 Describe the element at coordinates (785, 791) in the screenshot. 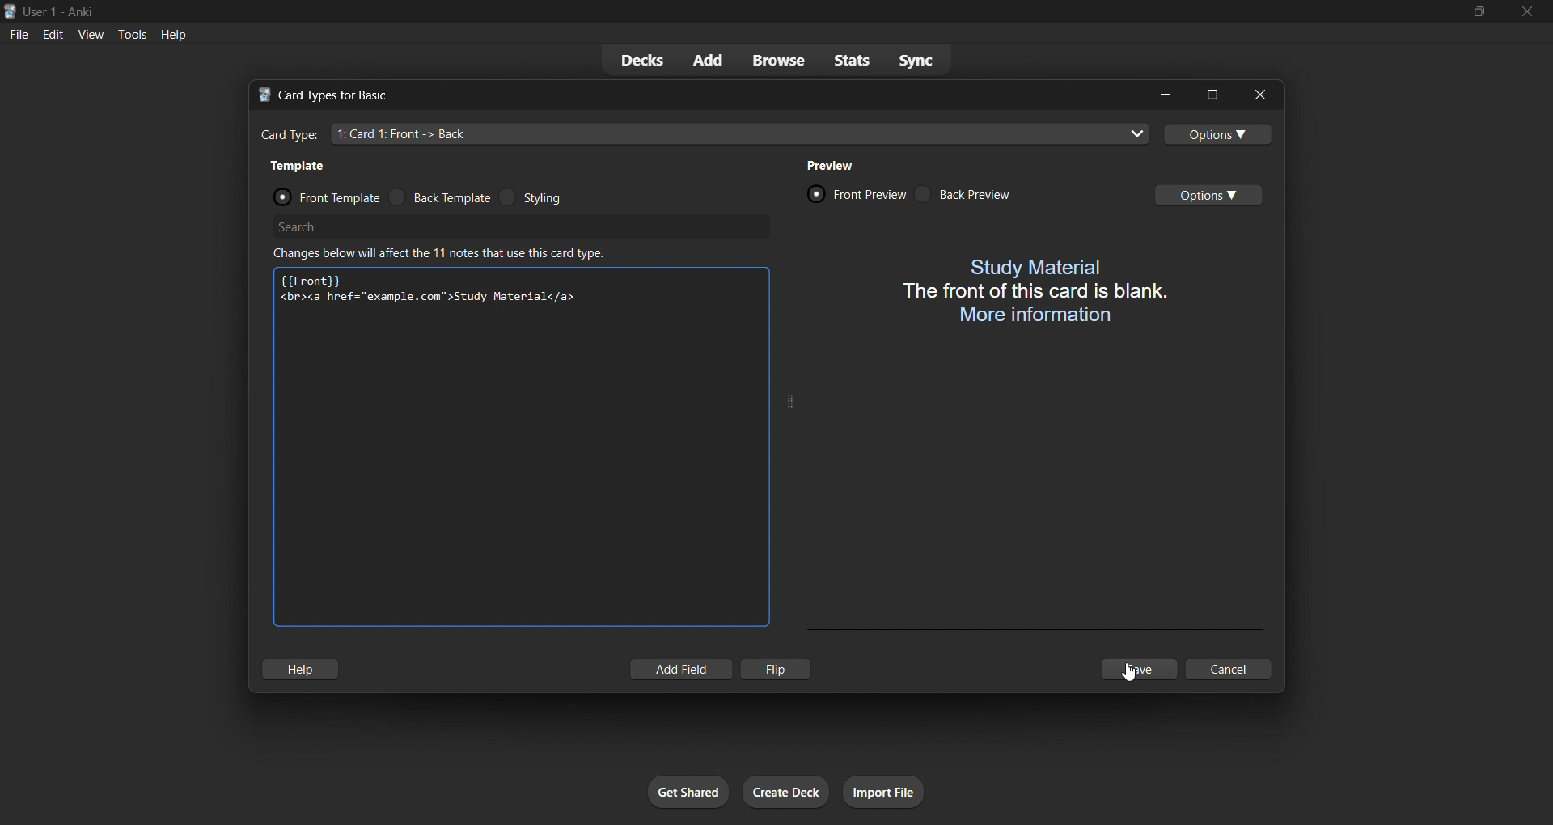

I see ` create deck` at that location.